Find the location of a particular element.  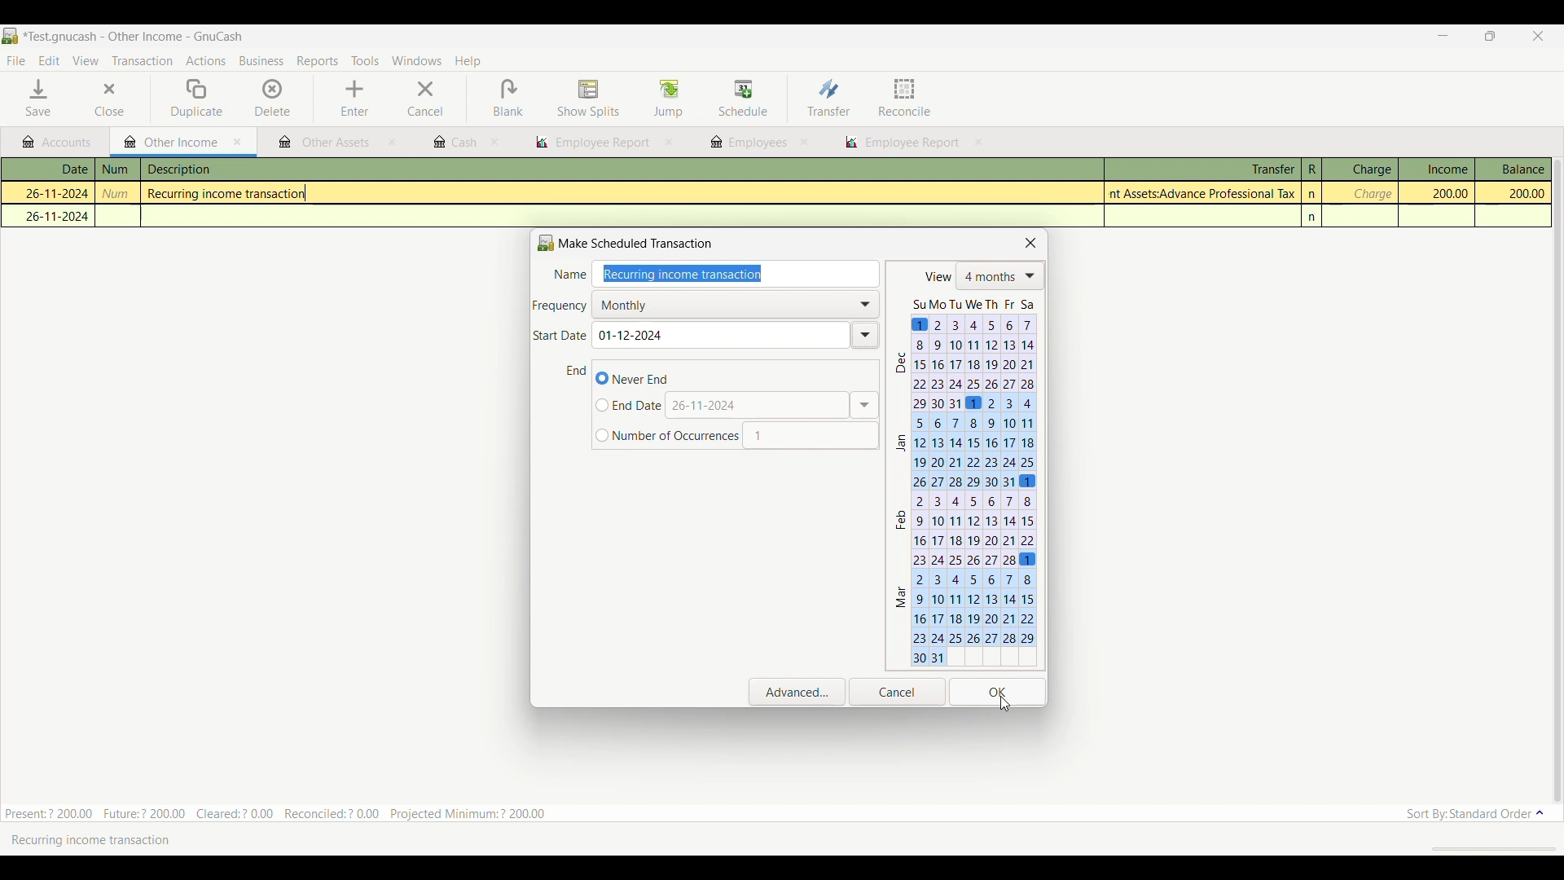

other assets is located at coordinates (325, 143).